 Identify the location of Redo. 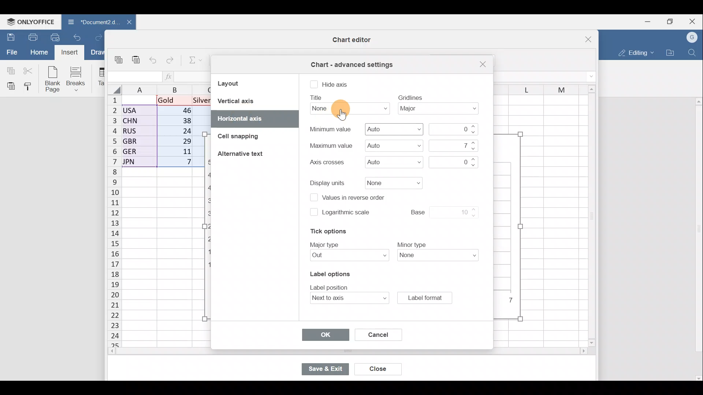
(172, 59).